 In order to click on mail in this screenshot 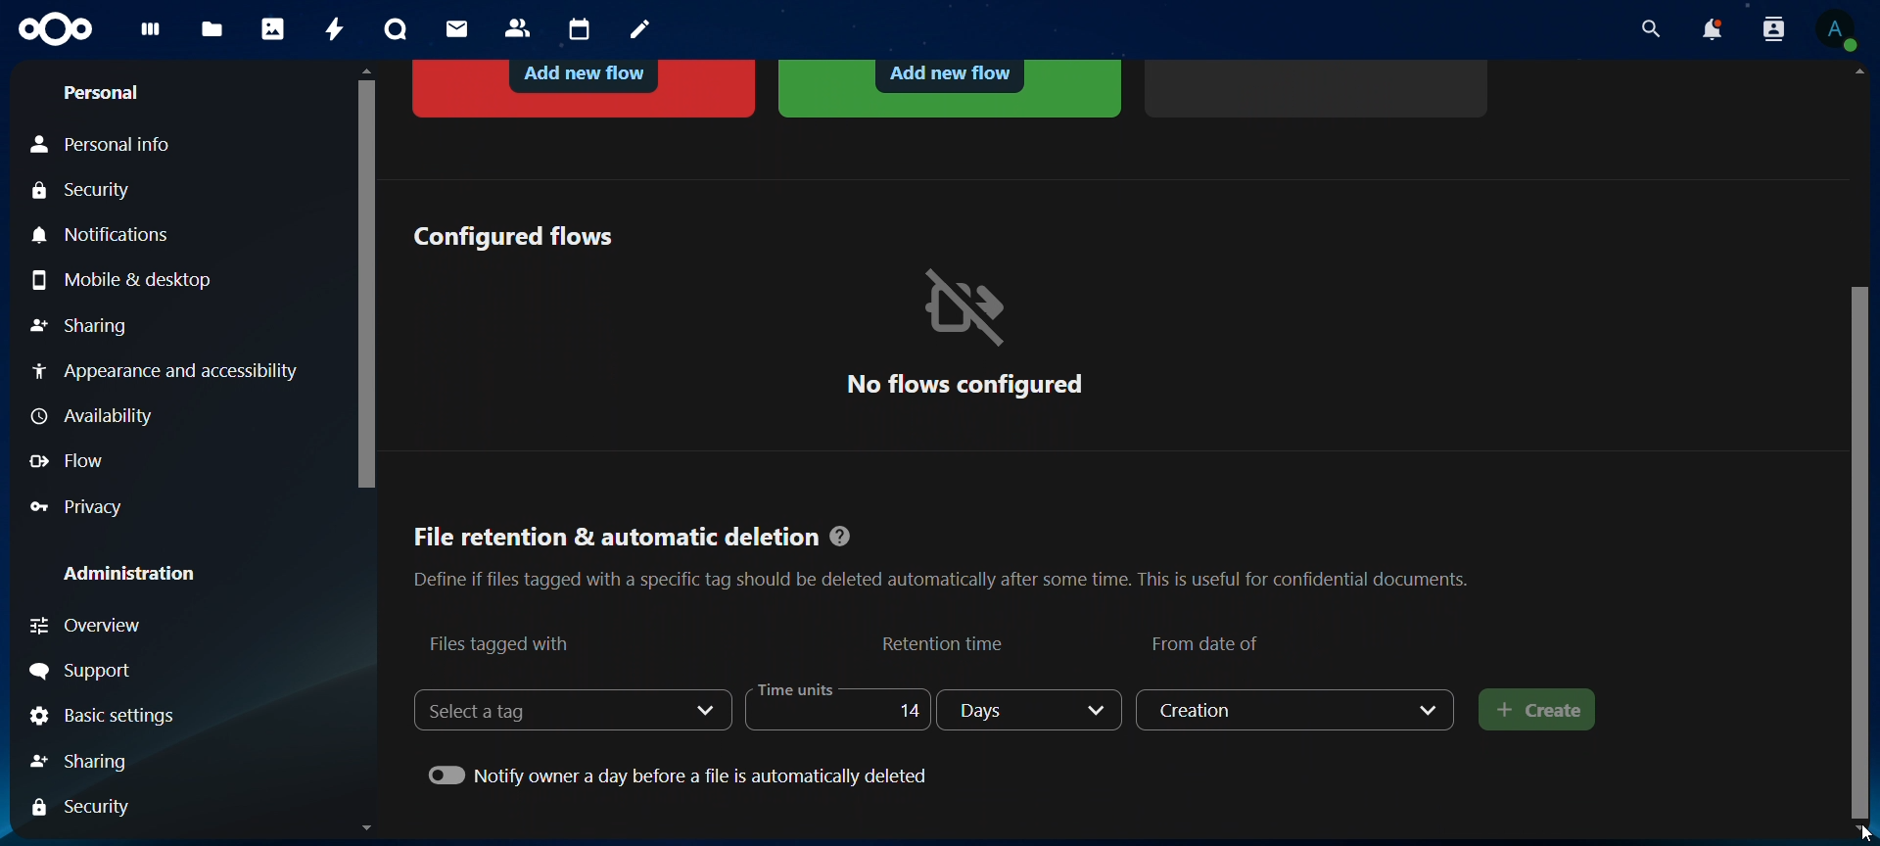, I will do `click(459, 28)`.